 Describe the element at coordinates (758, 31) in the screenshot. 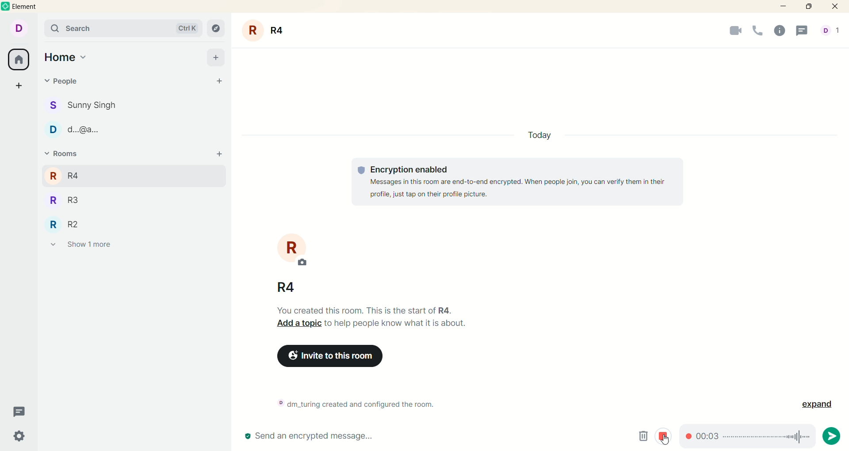

I see `voice call` at that location.